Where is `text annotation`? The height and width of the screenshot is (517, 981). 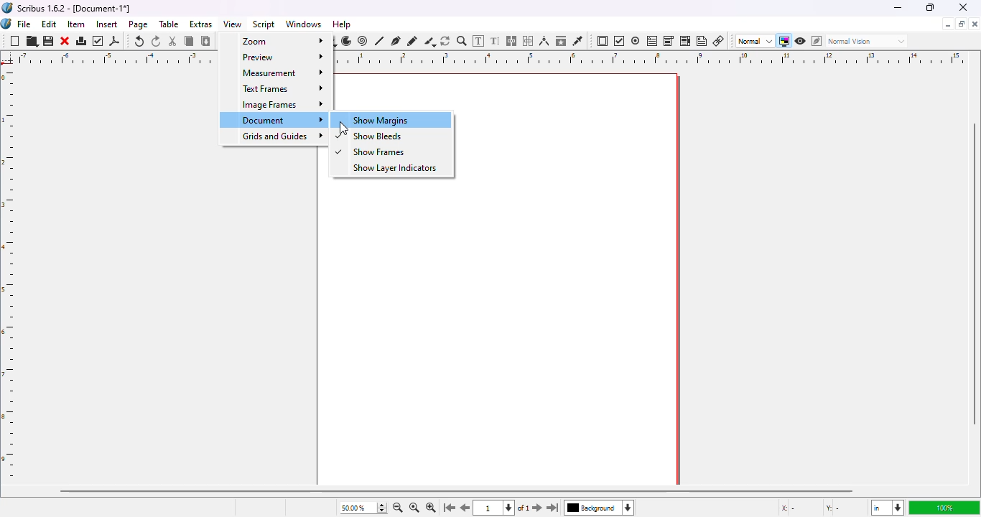 text annotation is located at coordinates (702, 41).